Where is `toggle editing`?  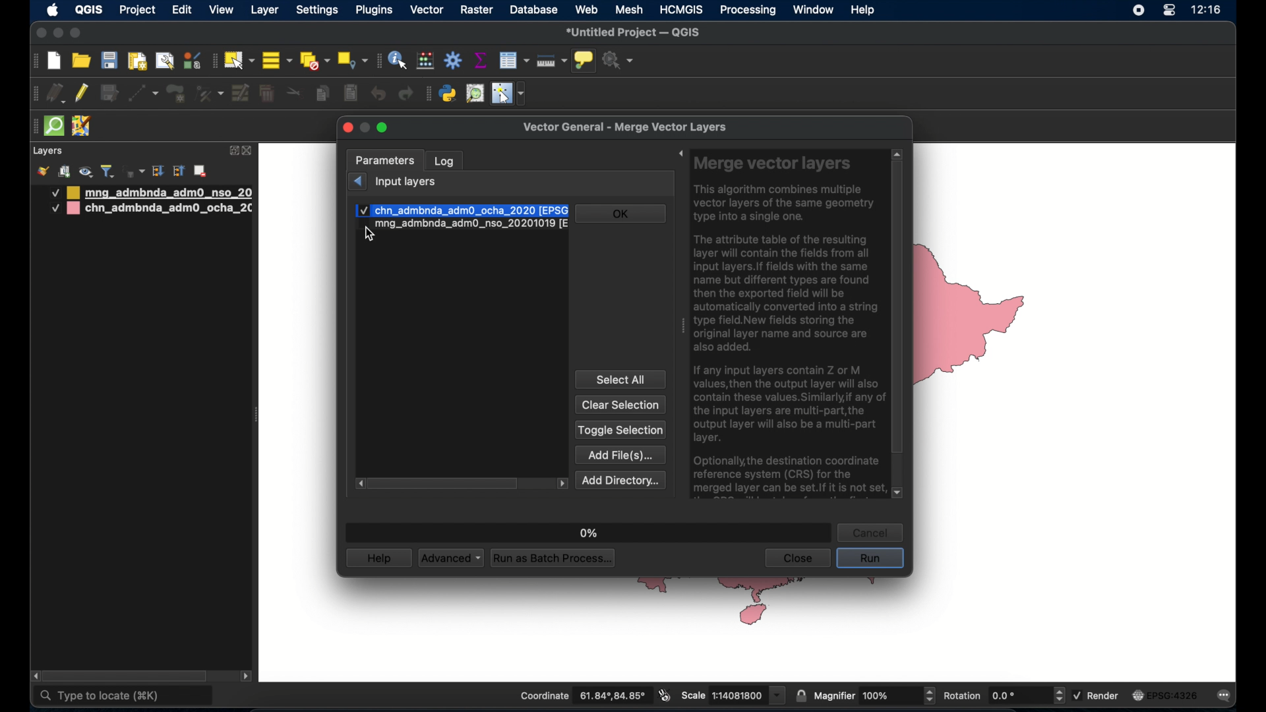 toggle editing is located at coordinates (82, 94).